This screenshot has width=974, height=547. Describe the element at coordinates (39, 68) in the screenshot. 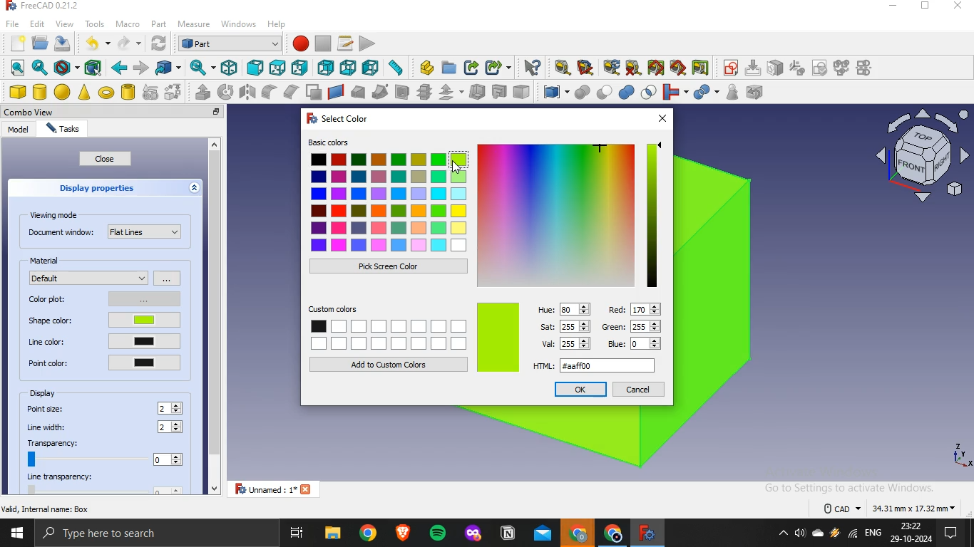

I see `fit selection` at that location.